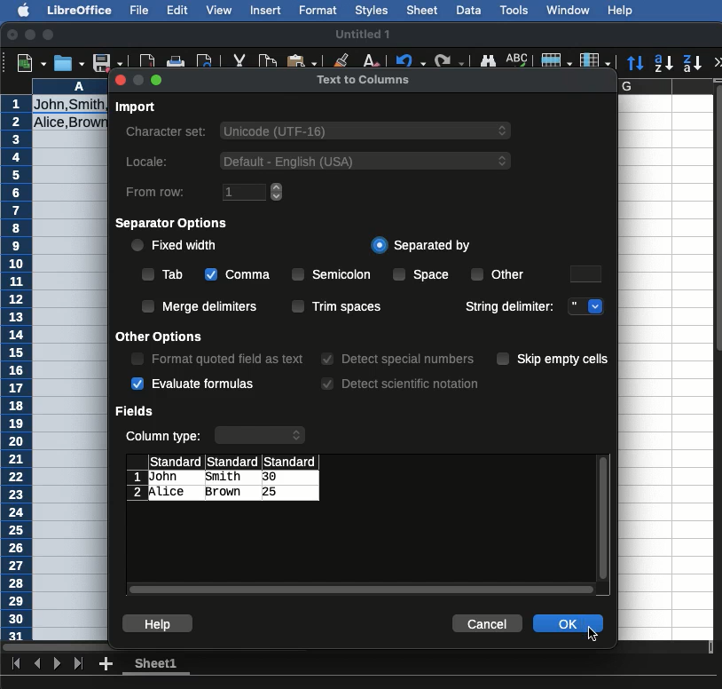 The height and width of the screenshot is (689, 722). What do you see at coordinates (194, 384) in the screenshot?
I see `Evaluate formulas` at bounding box center [194, 384].